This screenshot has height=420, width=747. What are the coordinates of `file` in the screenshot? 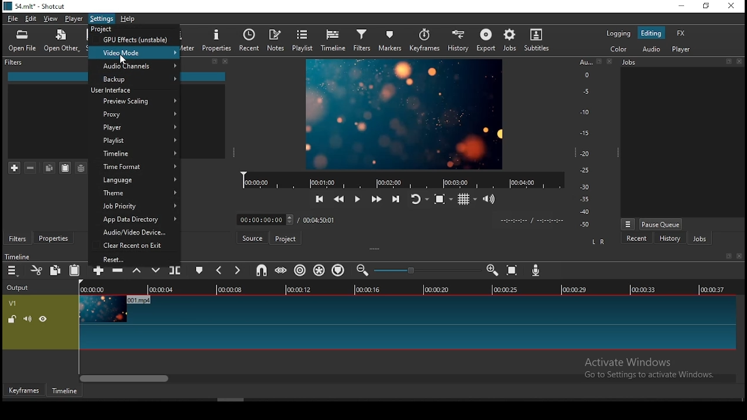 It's located at (13, 20).